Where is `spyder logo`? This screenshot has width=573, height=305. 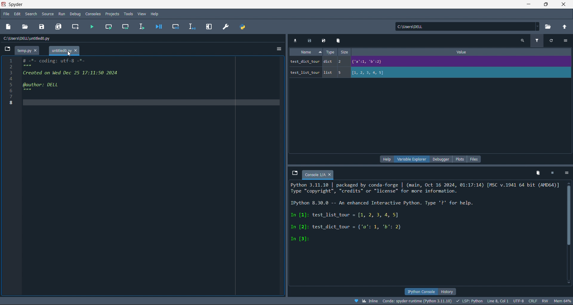
spyder logo is located at coordinates (4, 4).